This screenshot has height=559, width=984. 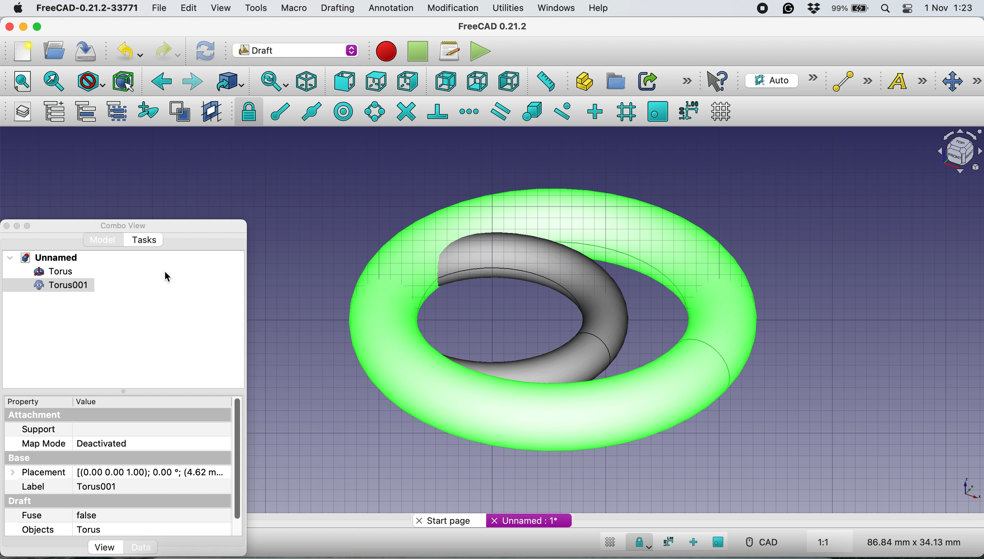 What do you see at coordinates (907, 10) in the screenshot?
I see `control center` at bounding box center [907, 10].